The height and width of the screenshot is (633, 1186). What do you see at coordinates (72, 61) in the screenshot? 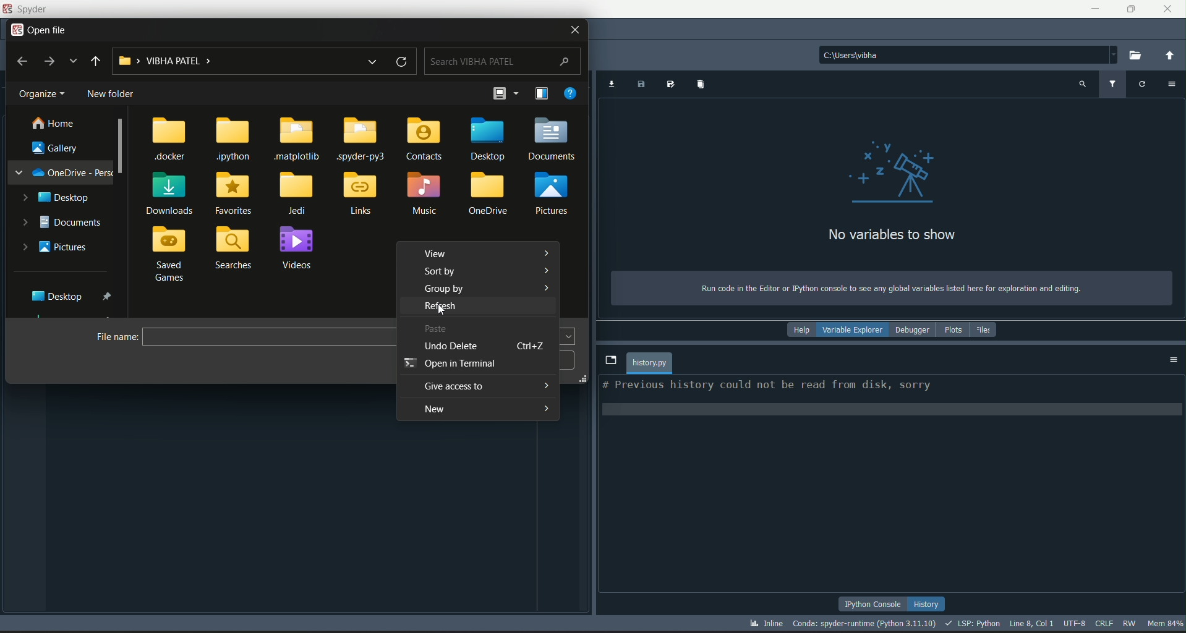
I see `recent` at bounding box center [72, 61].